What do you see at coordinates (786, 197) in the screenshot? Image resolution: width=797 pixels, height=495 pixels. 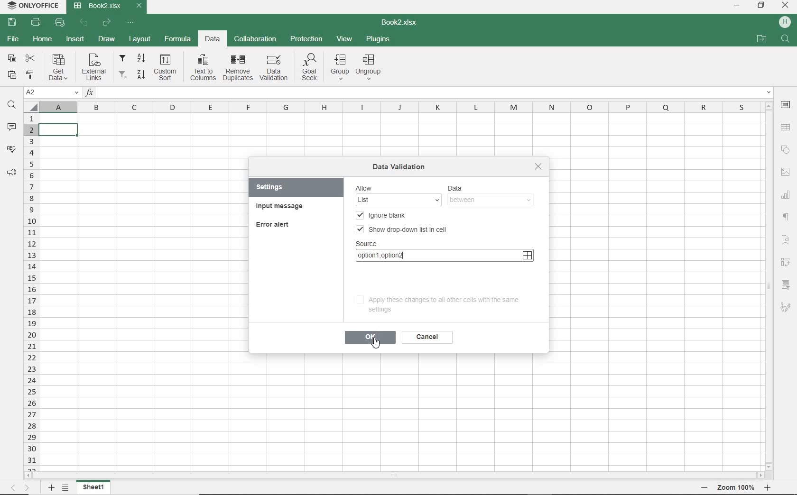 I see `CHART` at bounding box center [786, 197].